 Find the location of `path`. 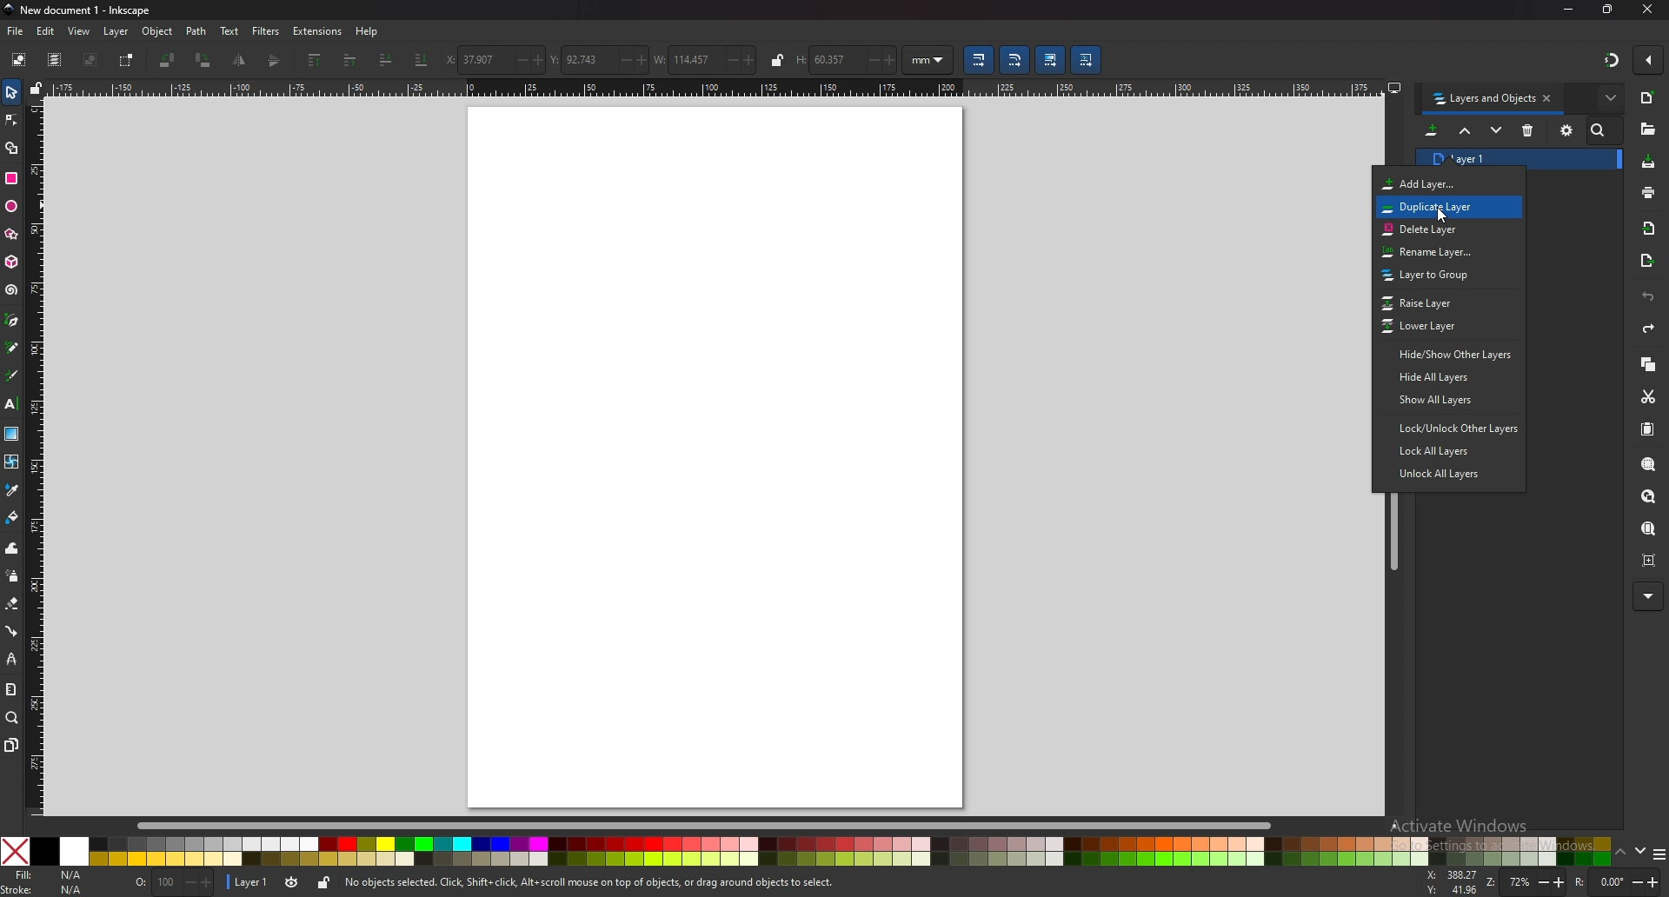

path is located at coordinates (196, 31).